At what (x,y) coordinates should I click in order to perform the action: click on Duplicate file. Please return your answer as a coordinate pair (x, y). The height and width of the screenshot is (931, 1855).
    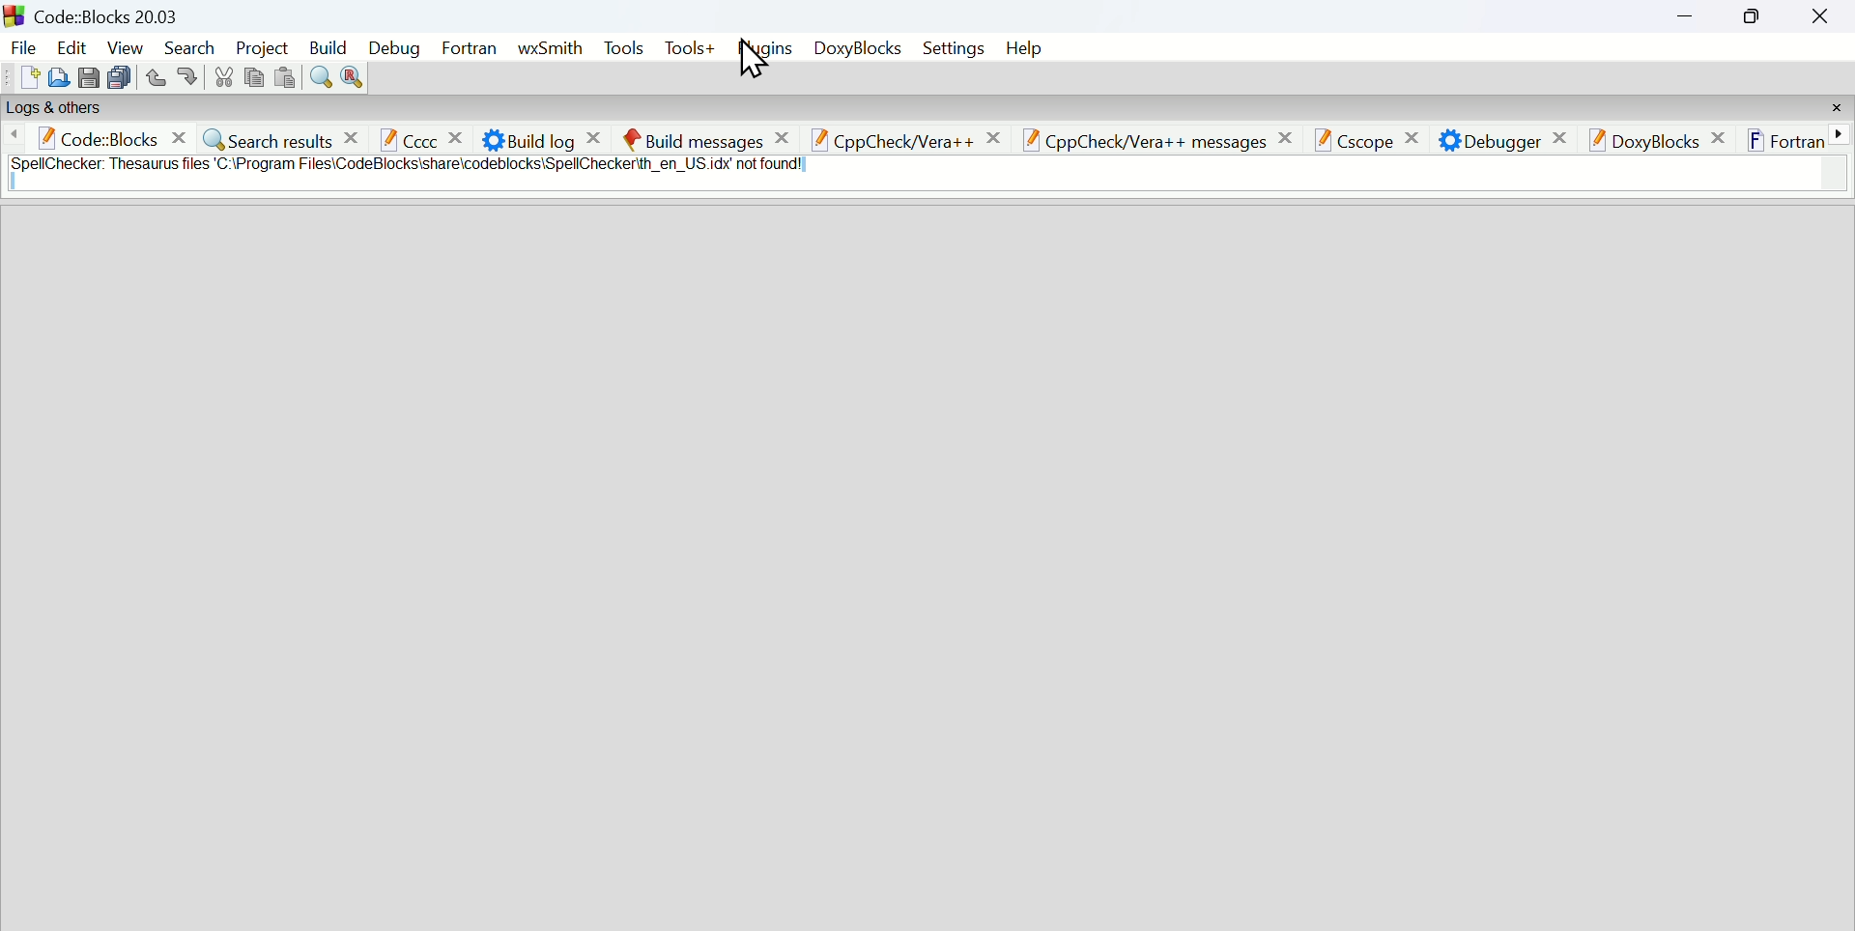
    Looking at the image, I should click on (120, 76).